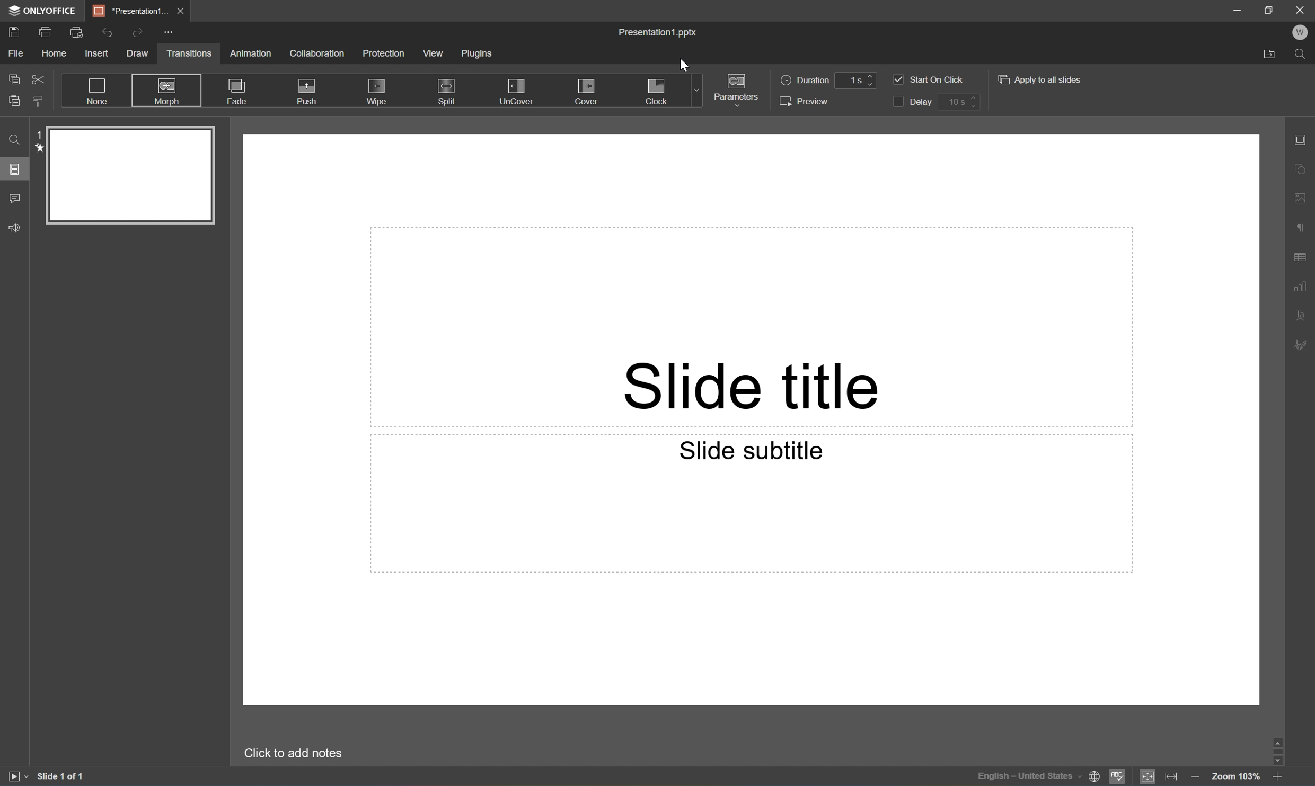 This screenshot has height=786, width=1315. Describe the element at coordinates (14, 53) in the screenshot. I see `File` at that location.